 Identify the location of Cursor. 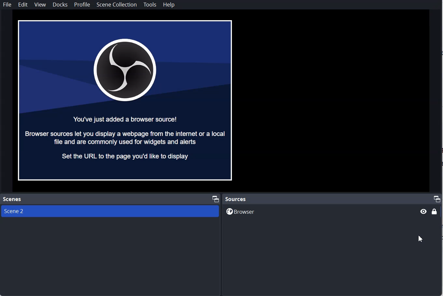
(420, 239).